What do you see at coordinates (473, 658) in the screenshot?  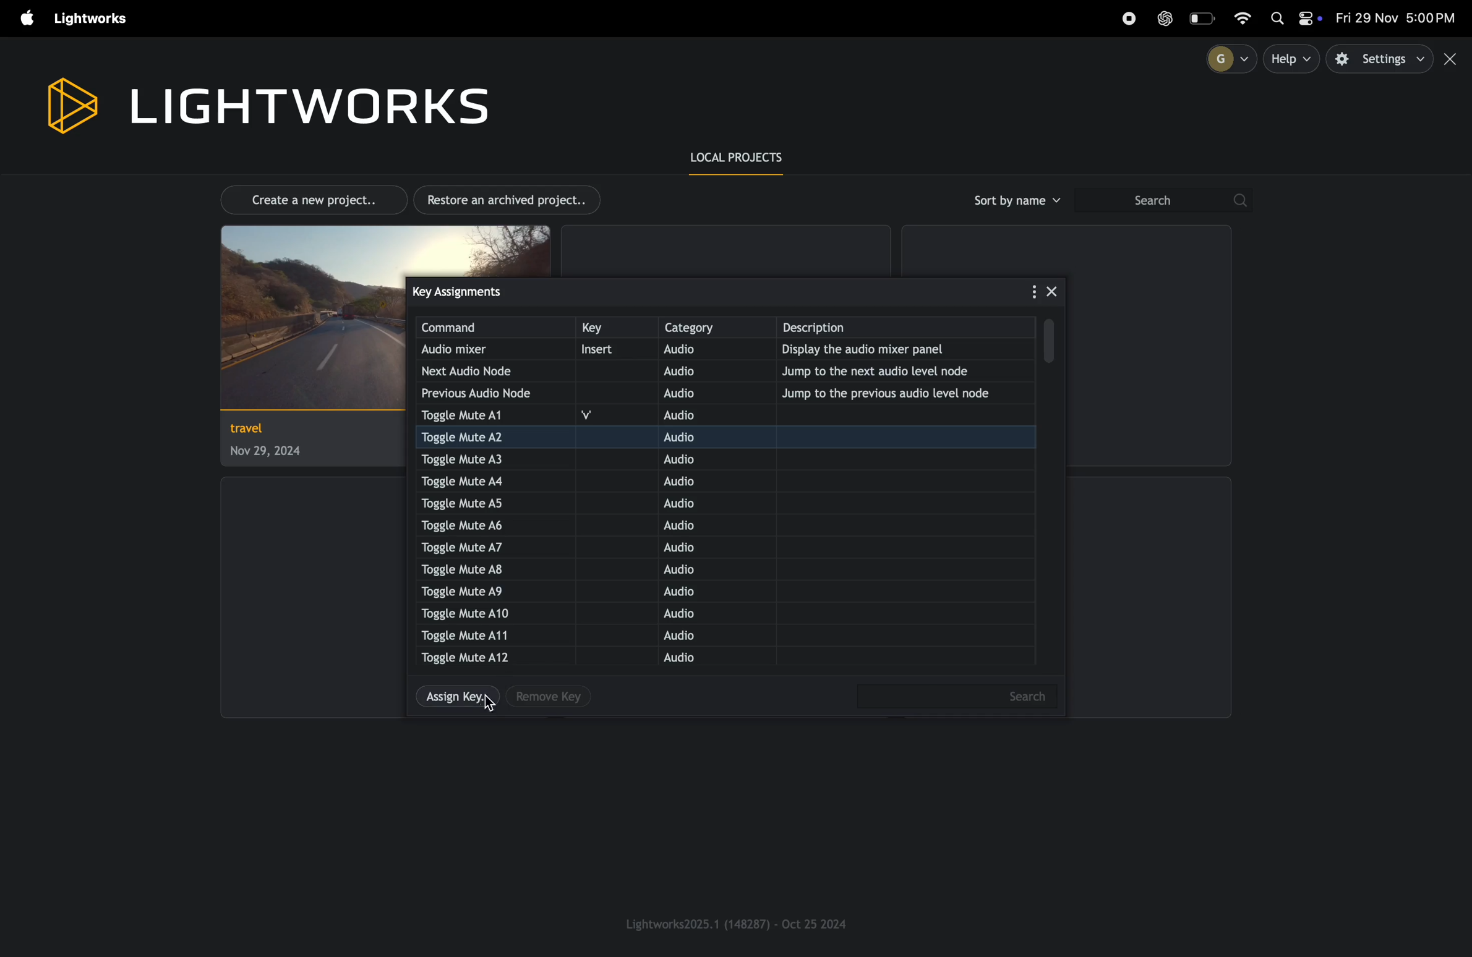 I see `toggle mute A12` at bounding box center [473, 658].